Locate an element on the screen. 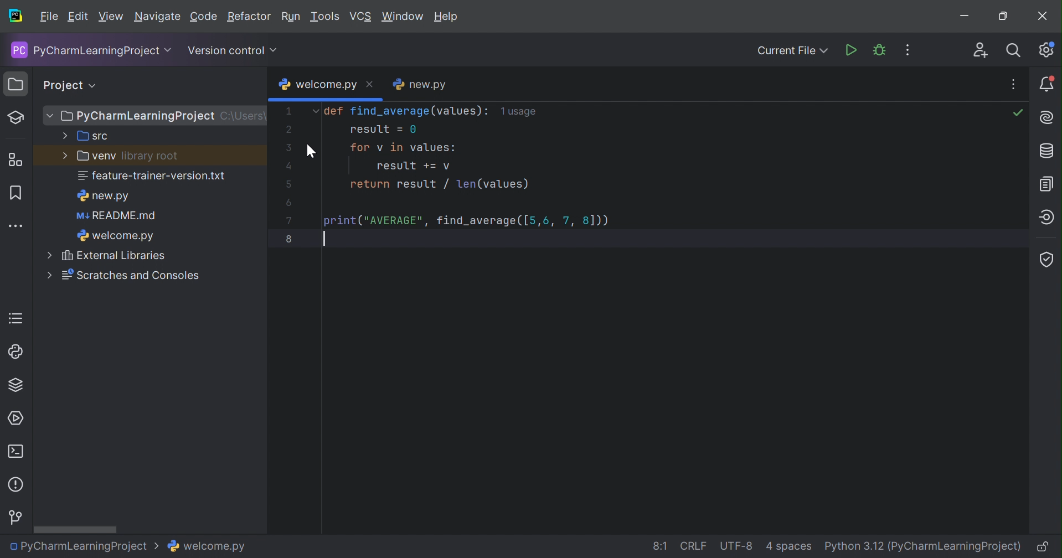 The height and width of the screenshot is (558, 1062). Run 'welcome.py' is located at coordinates (852, 50).